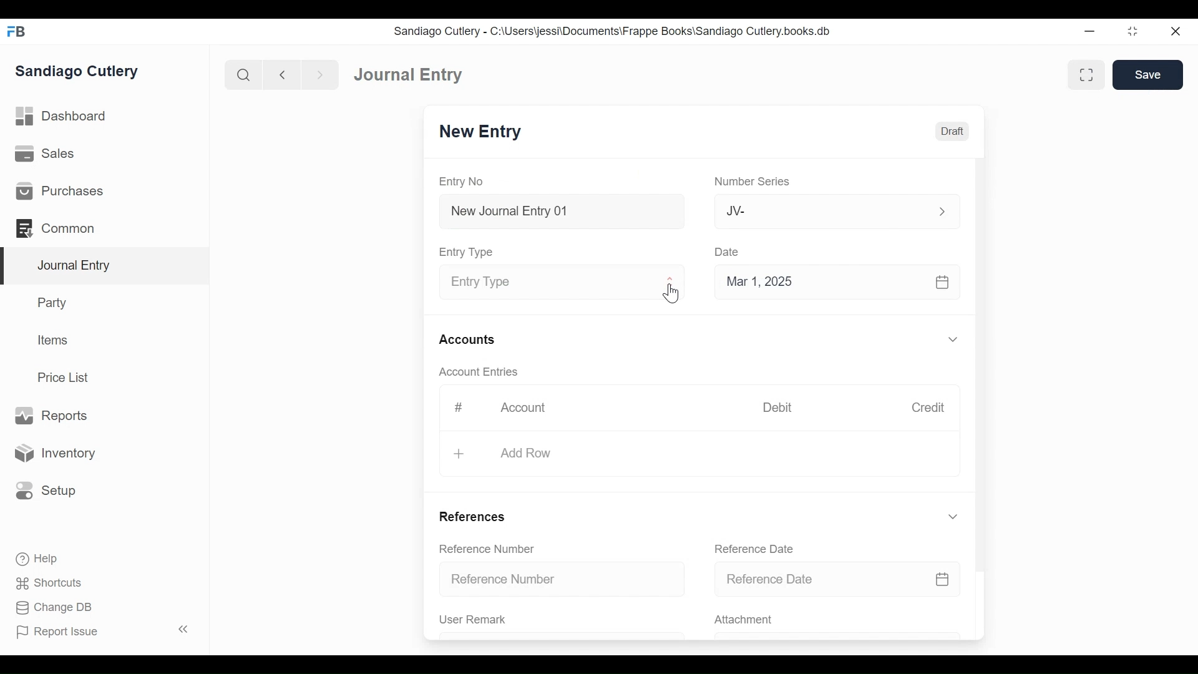  I want to click on Reference Number, so click(482, 548).